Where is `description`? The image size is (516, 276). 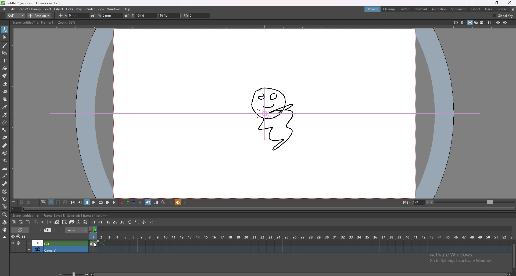 description is located at coordinates (40, 215).